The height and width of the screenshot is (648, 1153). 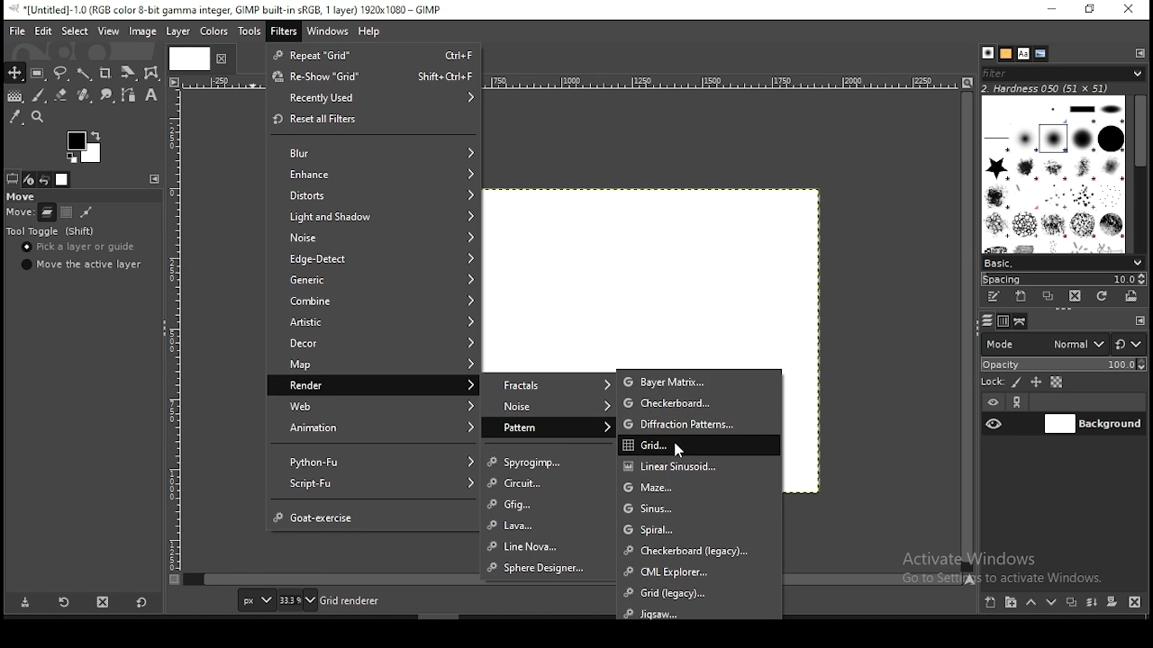 I want to click on close window, so click(x=1130, y=11).